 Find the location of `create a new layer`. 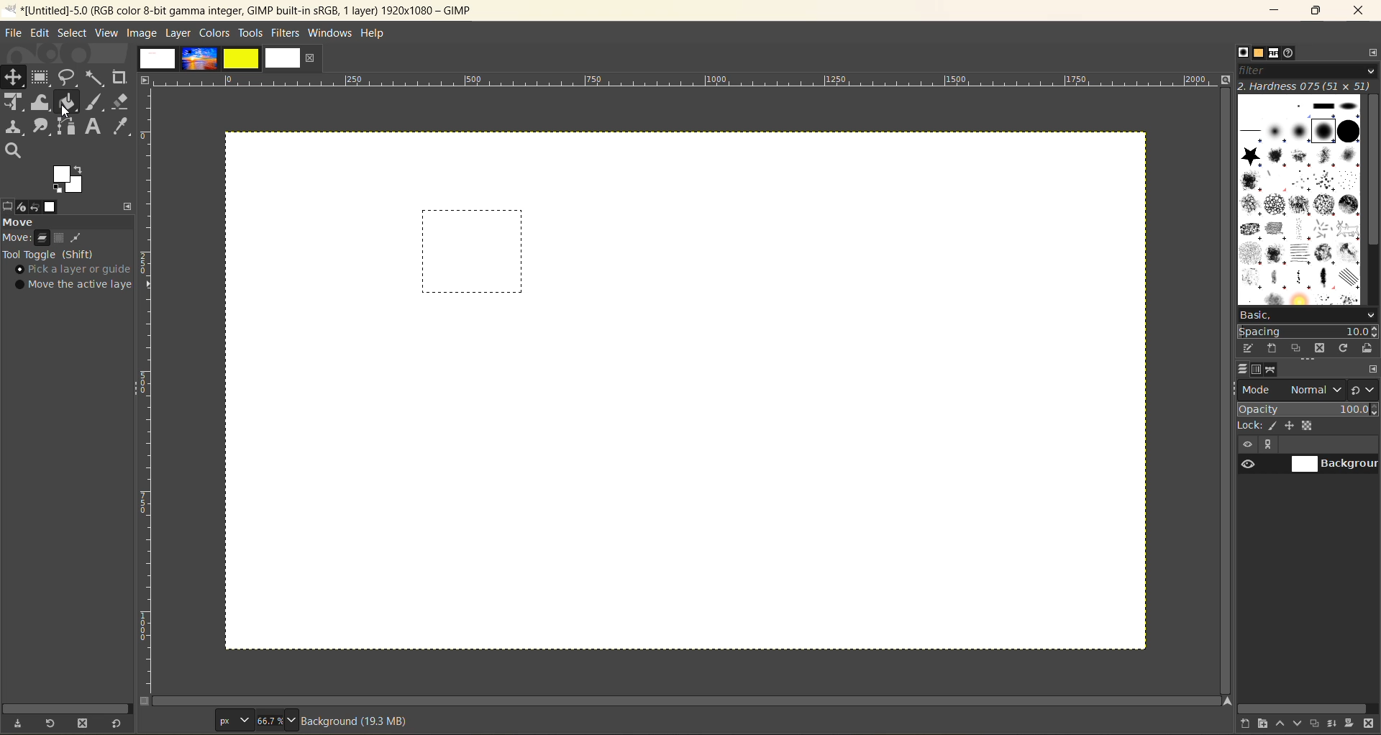

create a new layer is located at coordinates (1246, 724).